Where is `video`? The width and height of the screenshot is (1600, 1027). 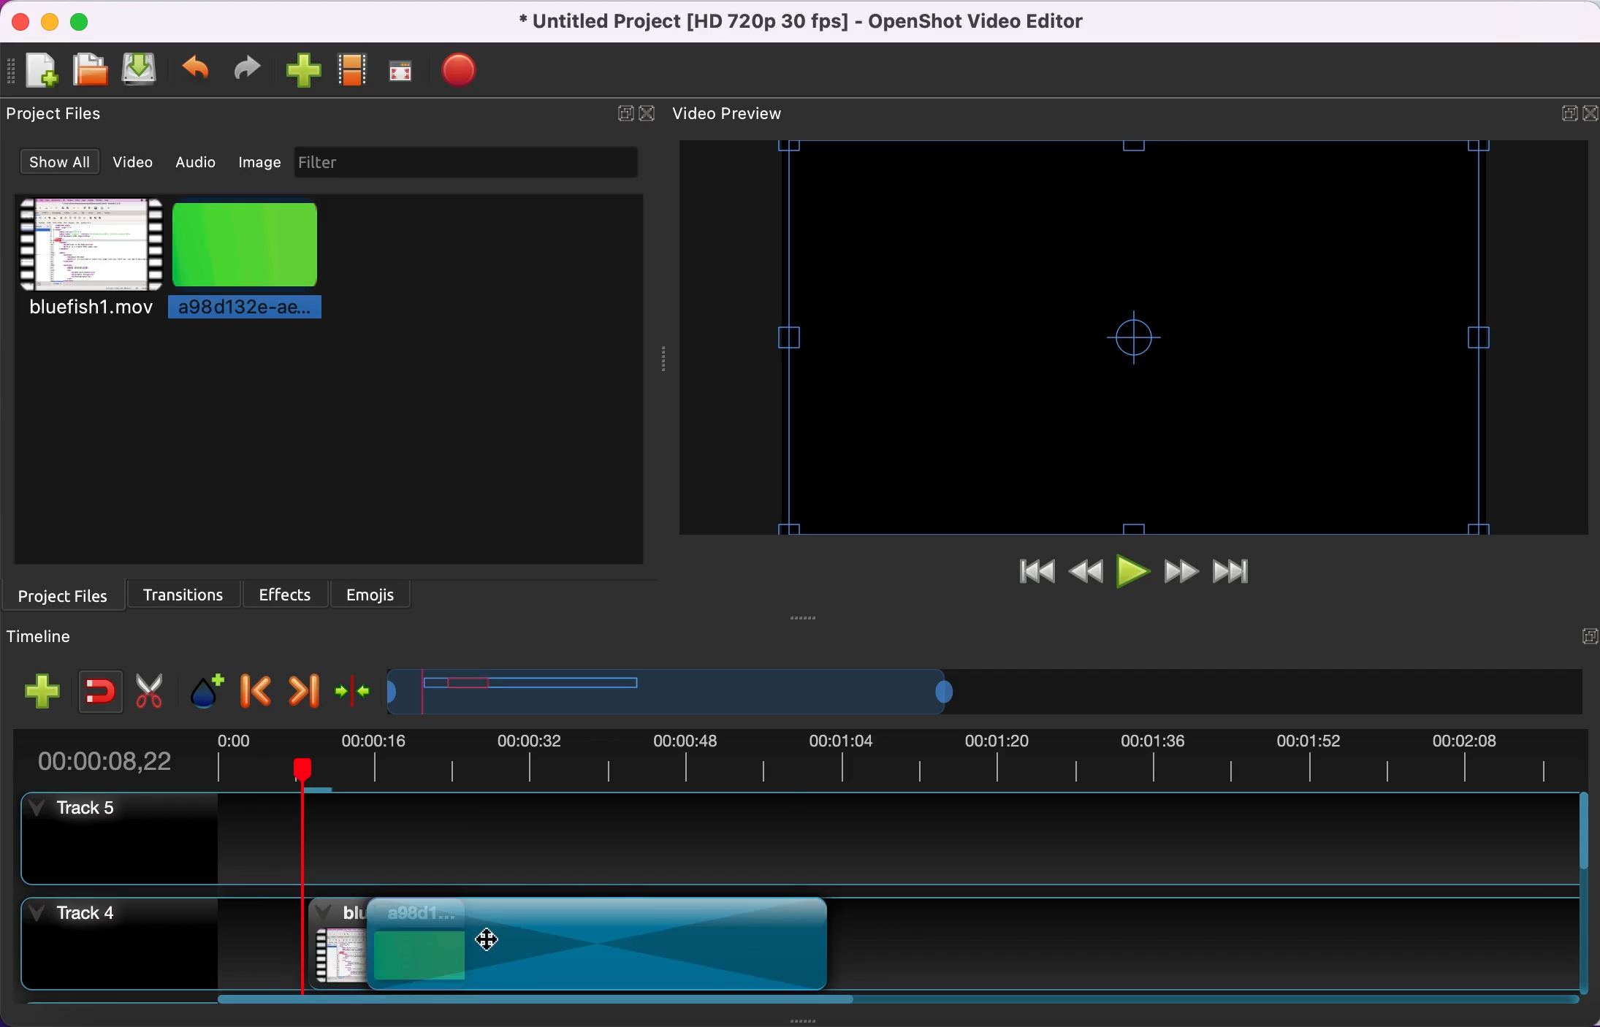
video is located at coordinates (137, 164).